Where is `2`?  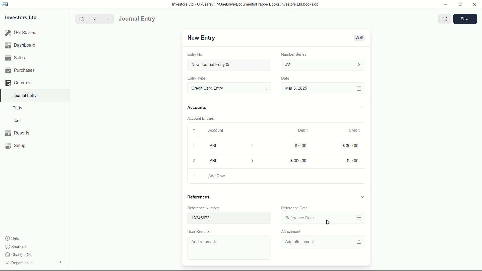
2 is located at coordinates (196, 161).